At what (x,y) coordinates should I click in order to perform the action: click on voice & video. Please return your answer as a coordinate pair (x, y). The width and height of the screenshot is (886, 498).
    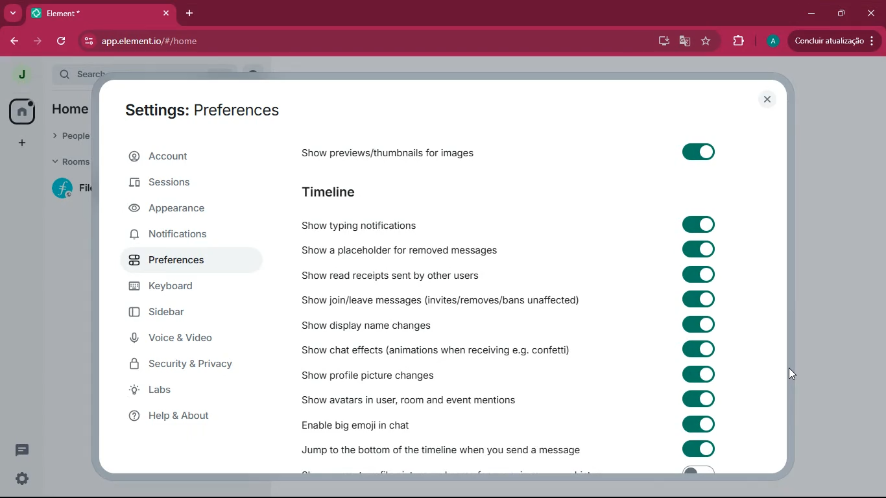
    Looking at the image, I should click on (186, 339).